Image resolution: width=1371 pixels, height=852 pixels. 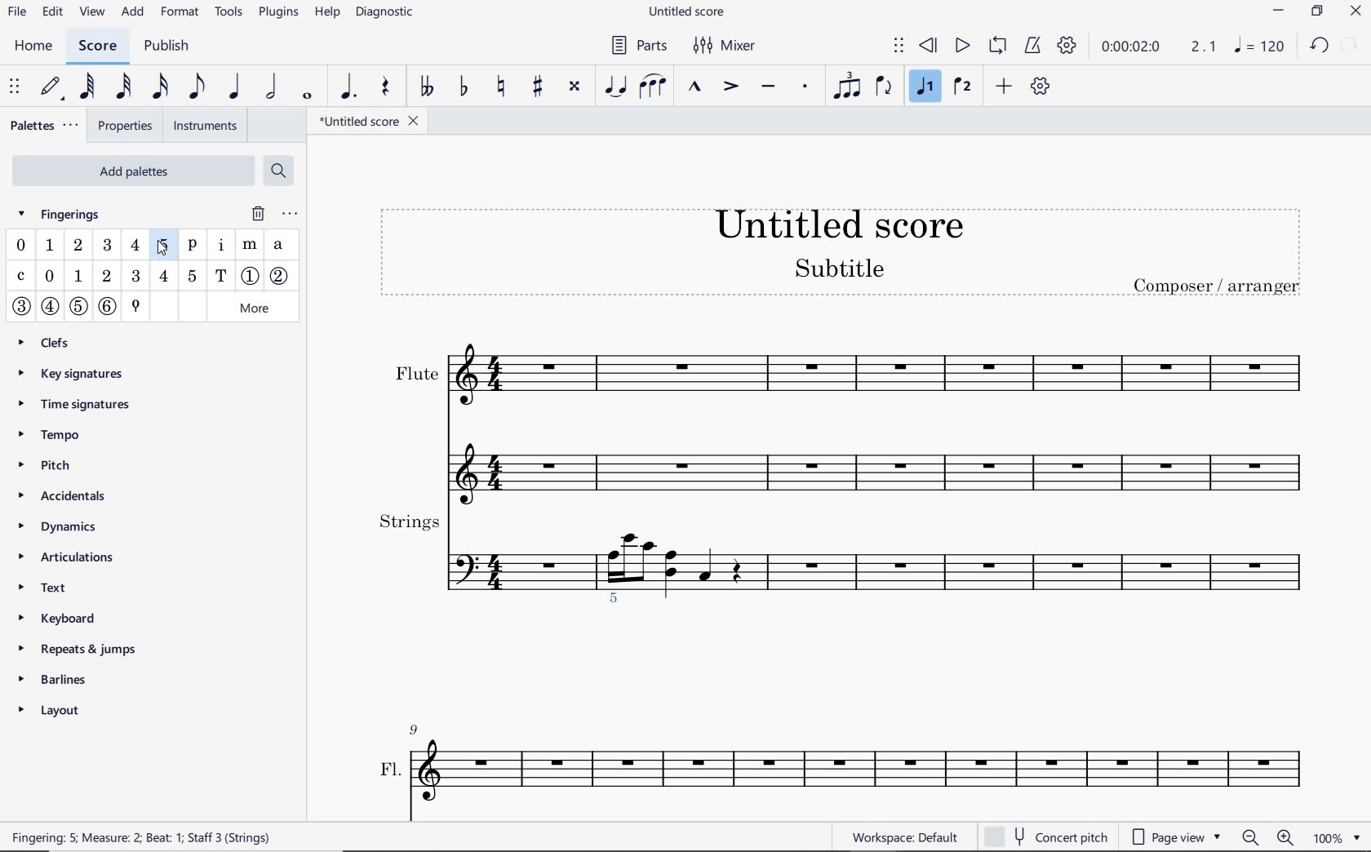 I want to click on voice 1, so click(x=925, y=87).